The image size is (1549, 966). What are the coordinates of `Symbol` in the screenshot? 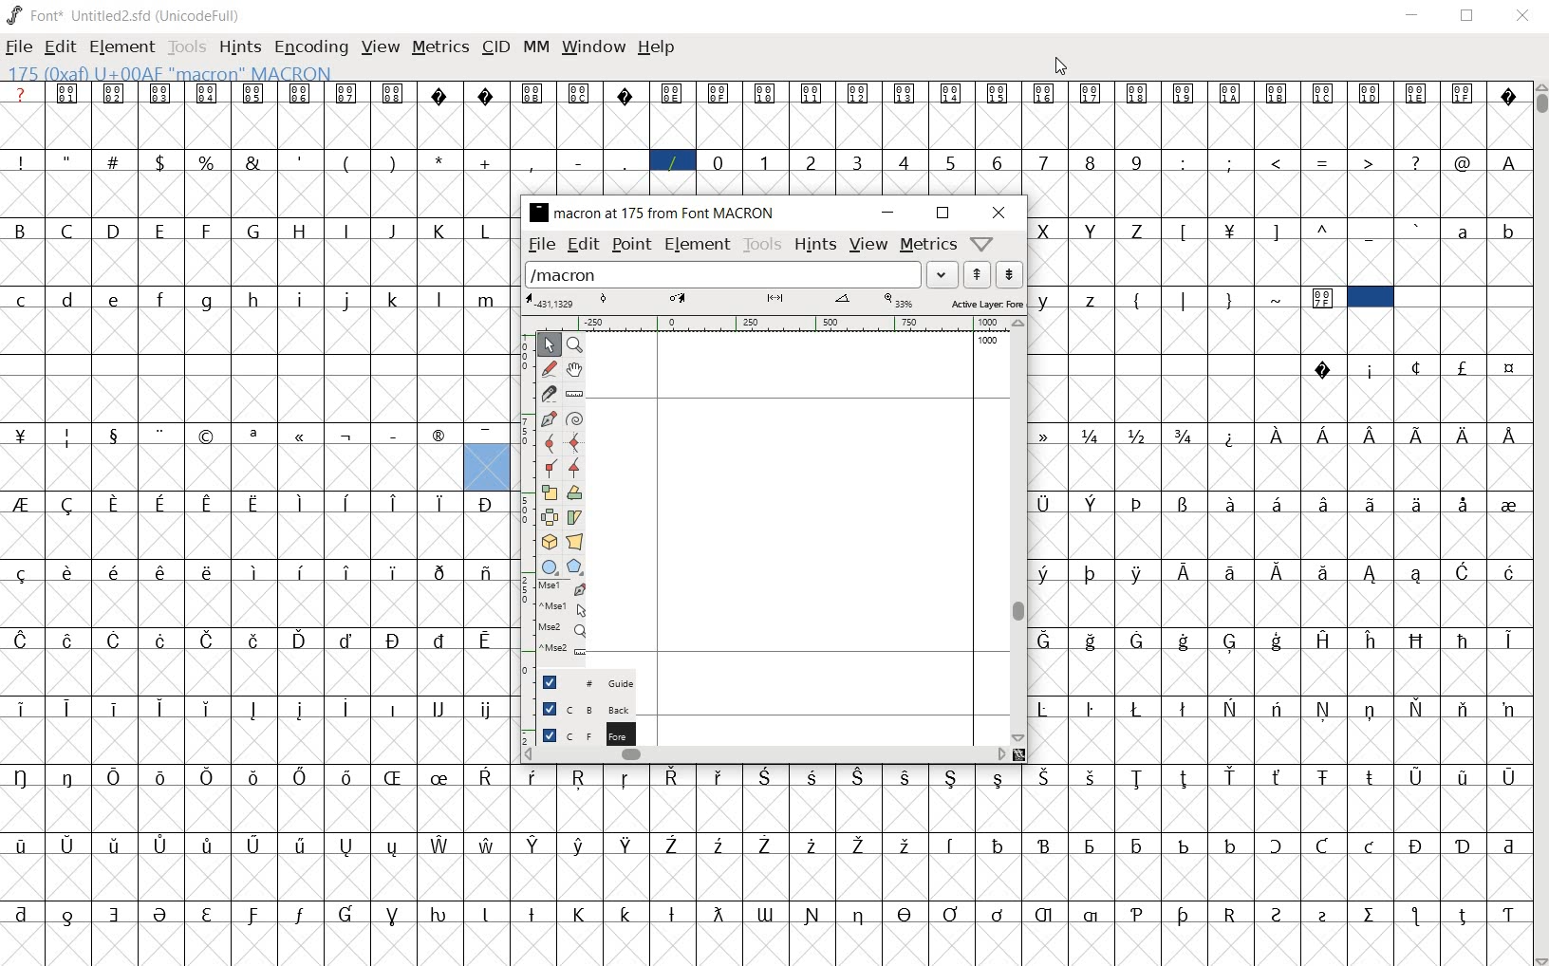 It's located at (116, 94).